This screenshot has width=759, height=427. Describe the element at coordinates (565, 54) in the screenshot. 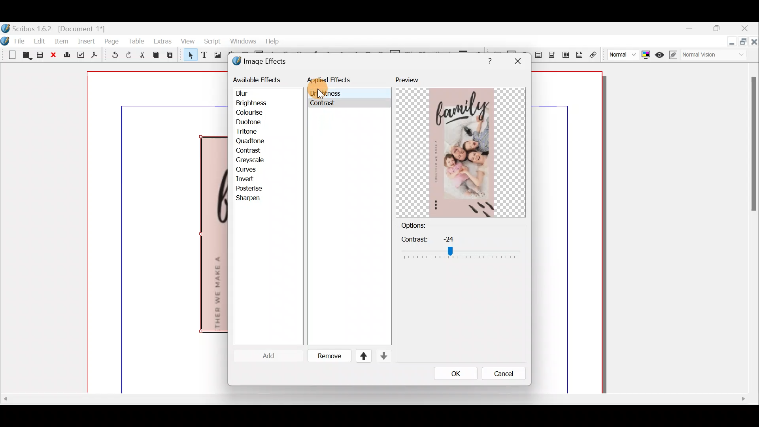

I see `PDF List box` at that location.